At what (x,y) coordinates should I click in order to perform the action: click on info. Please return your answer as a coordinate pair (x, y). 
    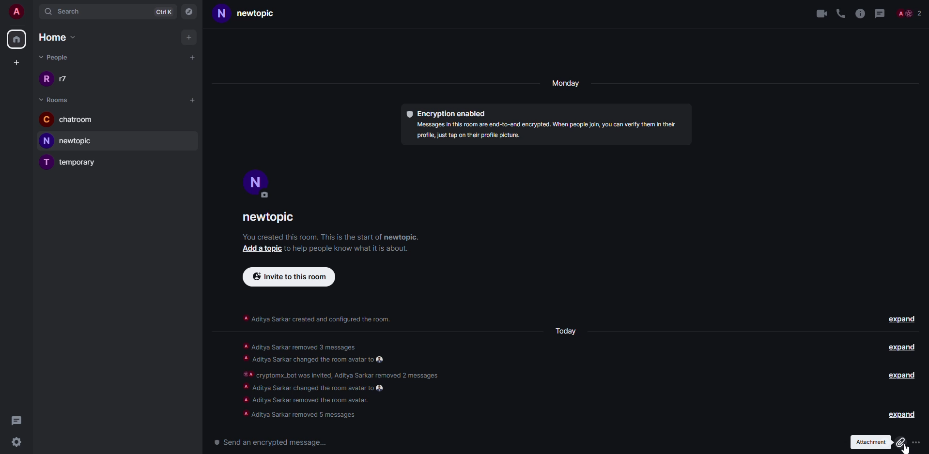
    Looking at the image, I should click on (333, 236).